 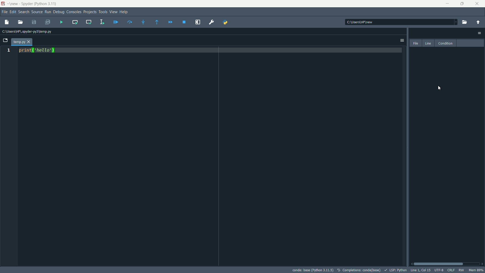 What do you see at coordinates (103, 12) in the screenshot?
I see `tools menu` at bounding box center [103, 12].